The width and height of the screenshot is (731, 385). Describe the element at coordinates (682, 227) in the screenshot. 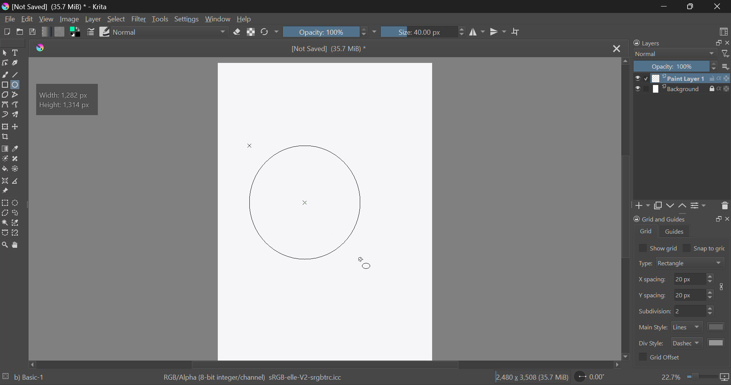

I see `Grid and Guides Docker Tab` at that location.